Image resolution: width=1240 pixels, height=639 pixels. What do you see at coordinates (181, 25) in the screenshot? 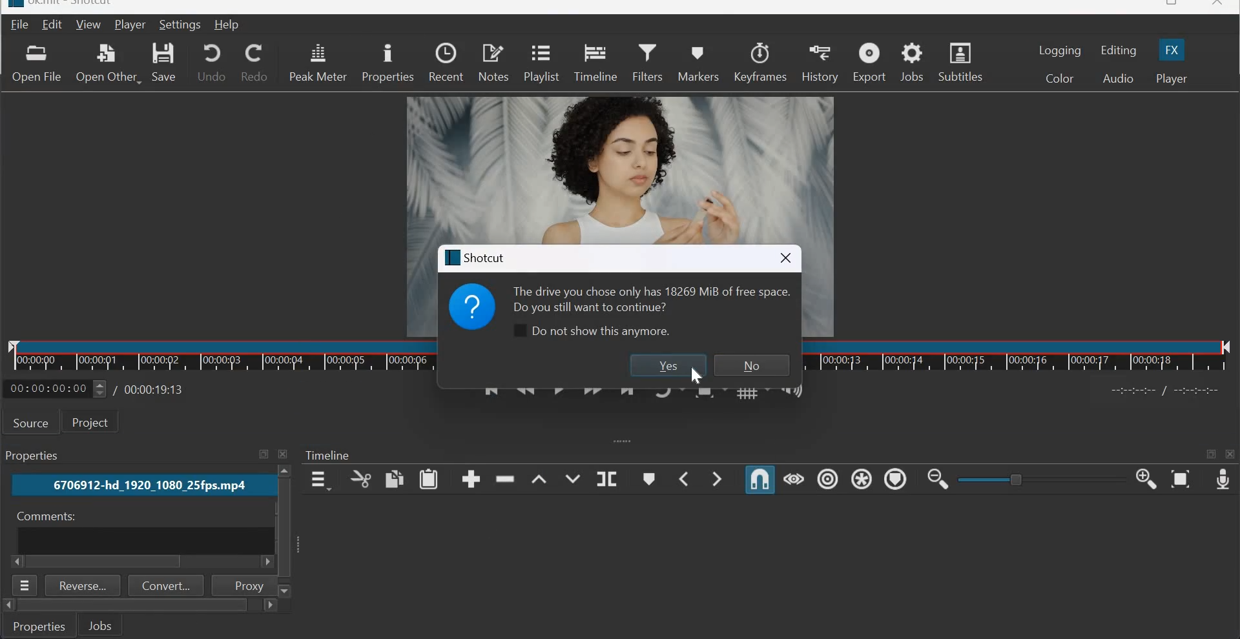
I see `settings` at bounding box center [181, 25].